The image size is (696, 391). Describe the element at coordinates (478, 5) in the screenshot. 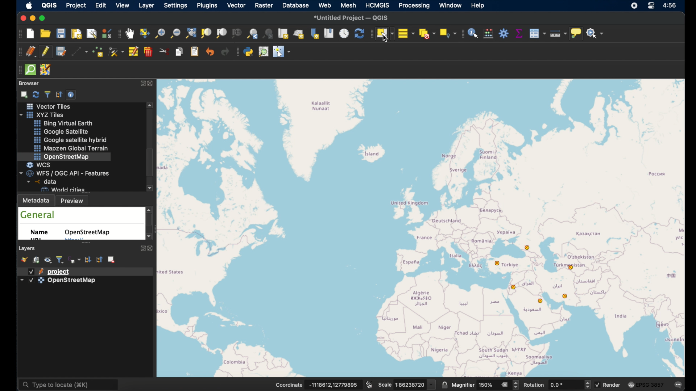

I see `help` at that location.